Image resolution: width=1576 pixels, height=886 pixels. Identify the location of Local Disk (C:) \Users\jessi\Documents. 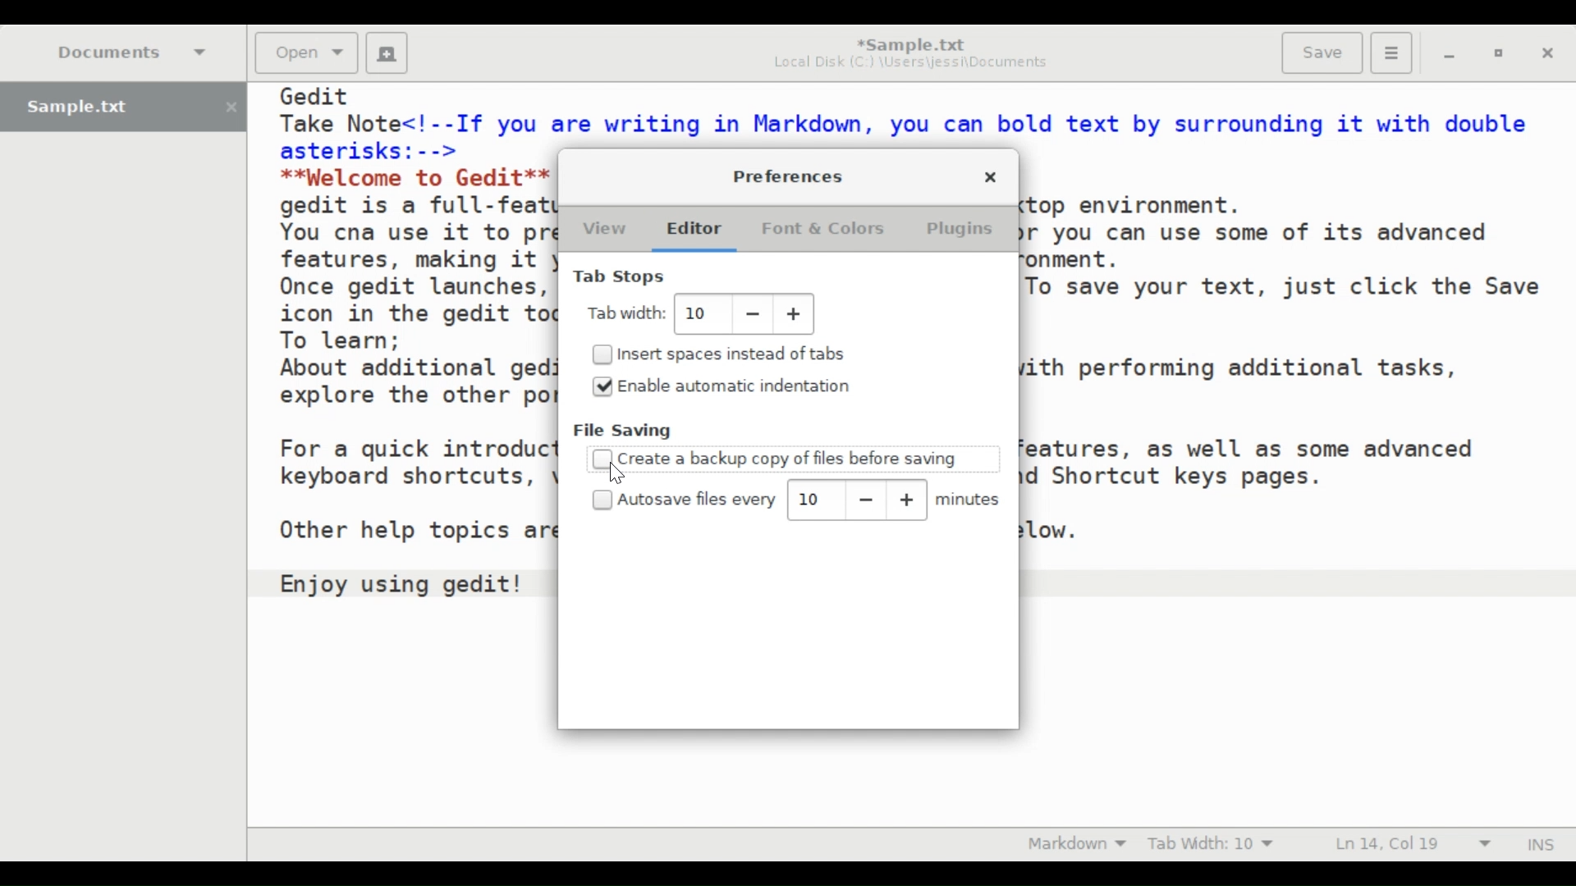
(910, 66).